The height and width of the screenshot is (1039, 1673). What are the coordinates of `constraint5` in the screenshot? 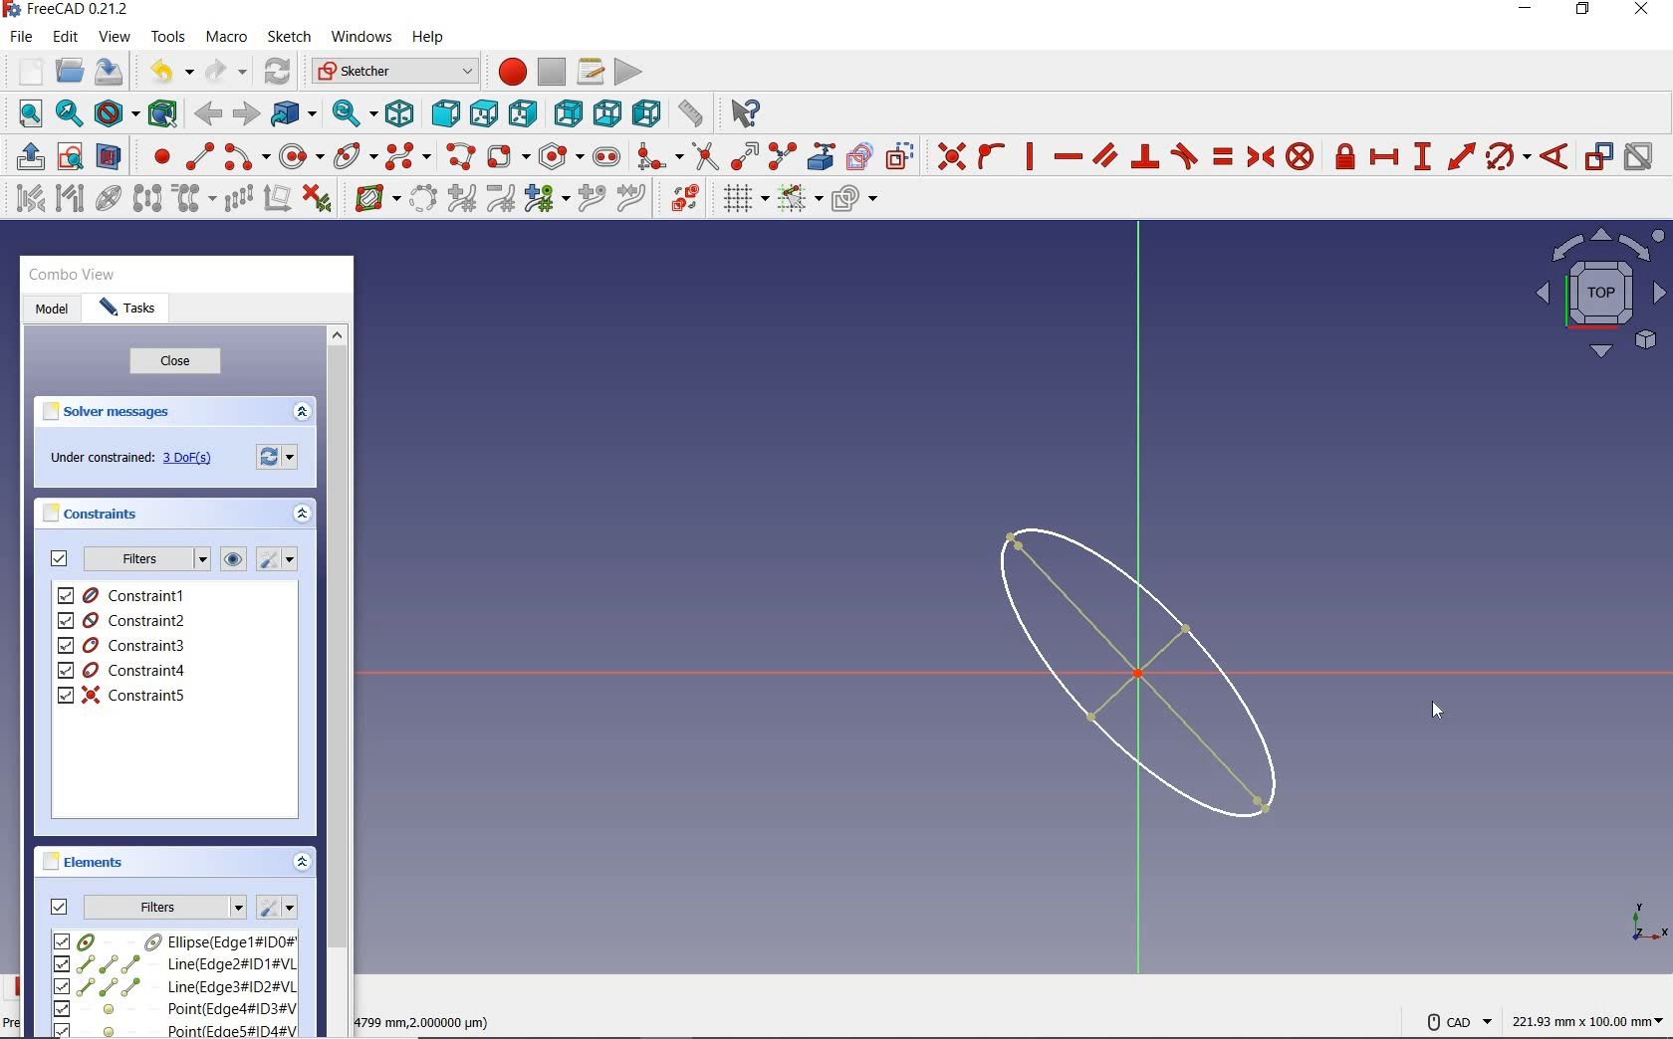 It's located at (122, 695).